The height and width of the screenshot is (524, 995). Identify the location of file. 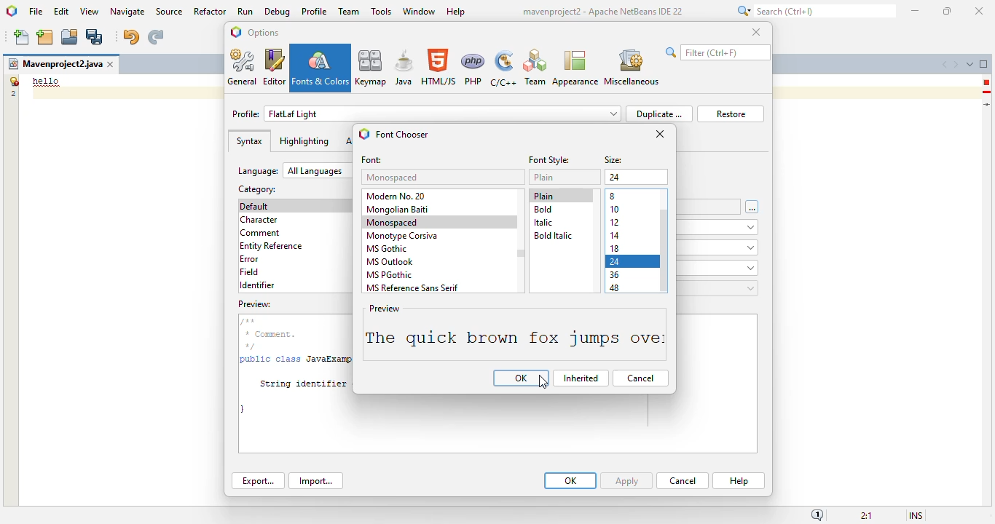
(36, 12).